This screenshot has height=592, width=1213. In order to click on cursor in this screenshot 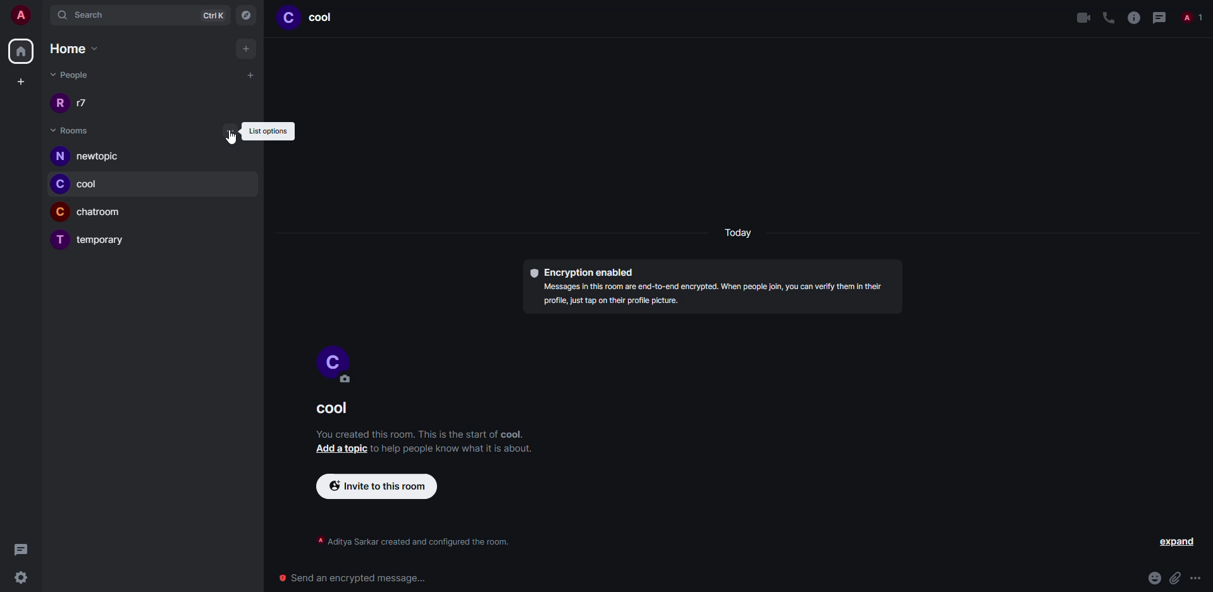, I will do `click(230, 140)`.